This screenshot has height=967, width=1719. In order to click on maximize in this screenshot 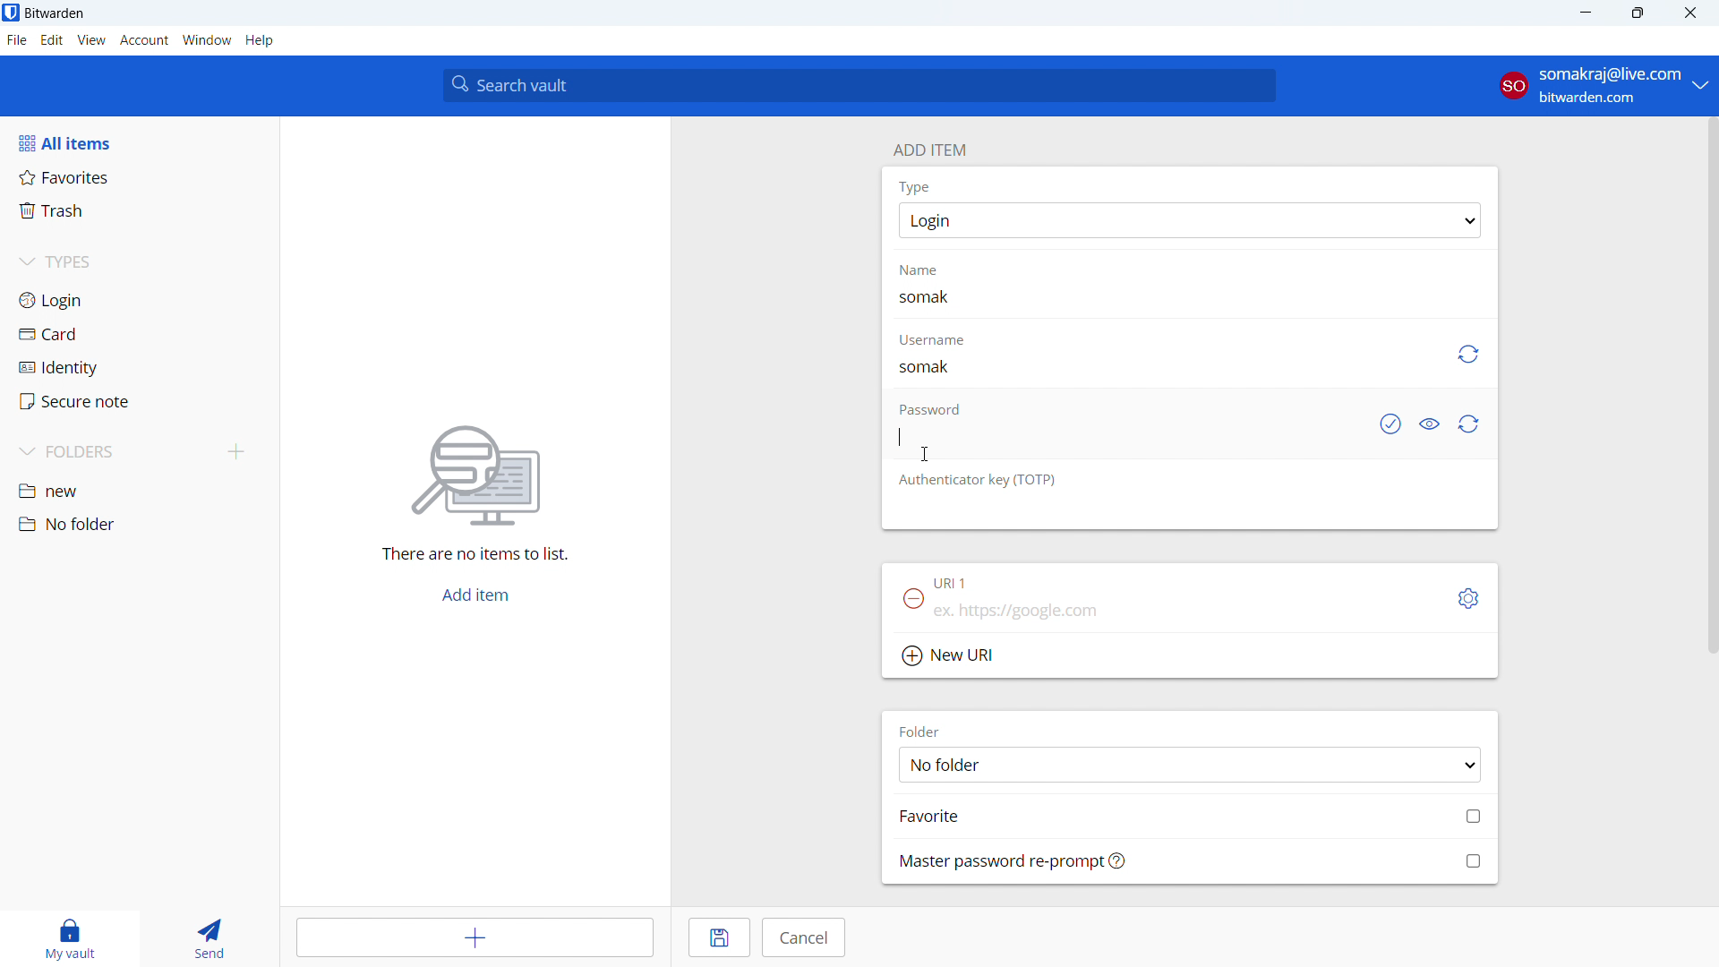, I will do `click(1637, 13)`.